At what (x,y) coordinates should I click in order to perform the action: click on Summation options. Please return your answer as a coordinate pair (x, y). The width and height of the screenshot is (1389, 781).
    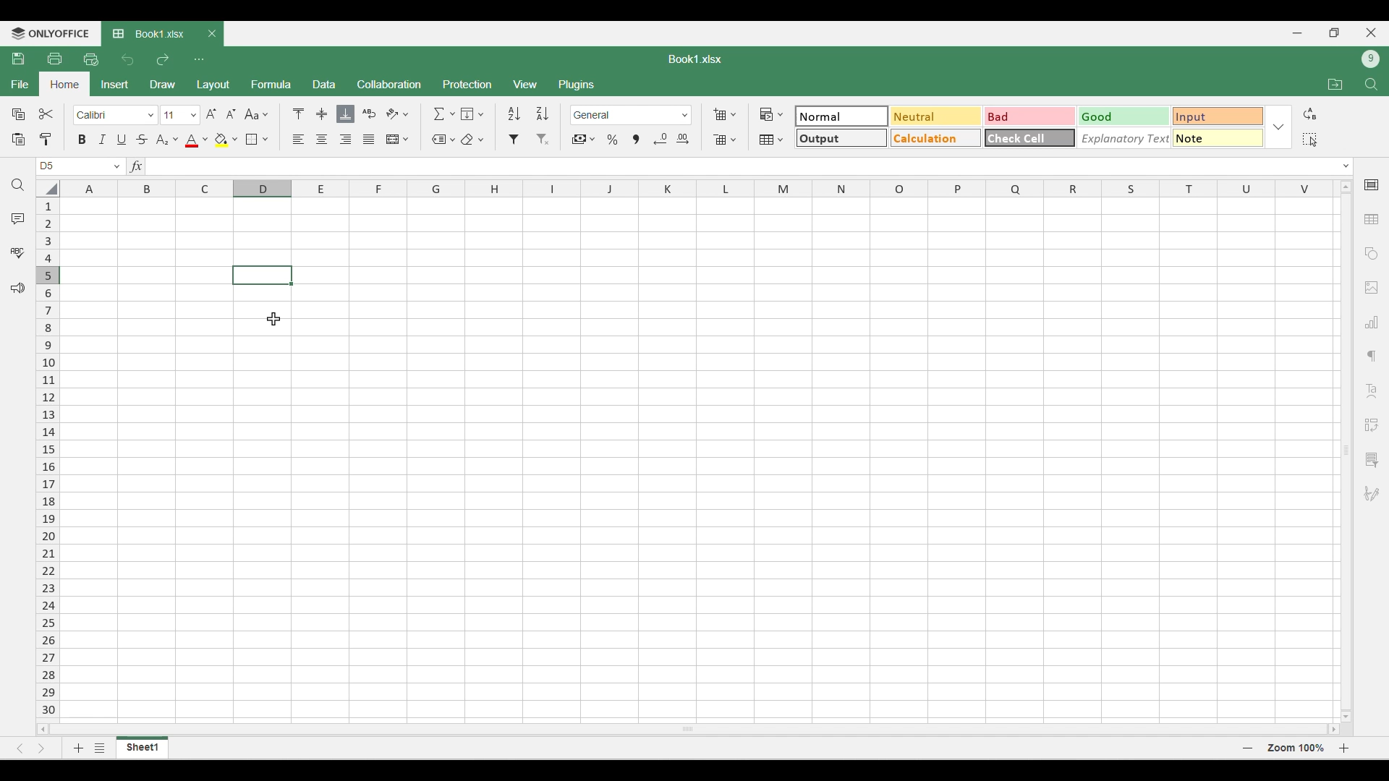
    Looking at the image, I should click on (444, 114).